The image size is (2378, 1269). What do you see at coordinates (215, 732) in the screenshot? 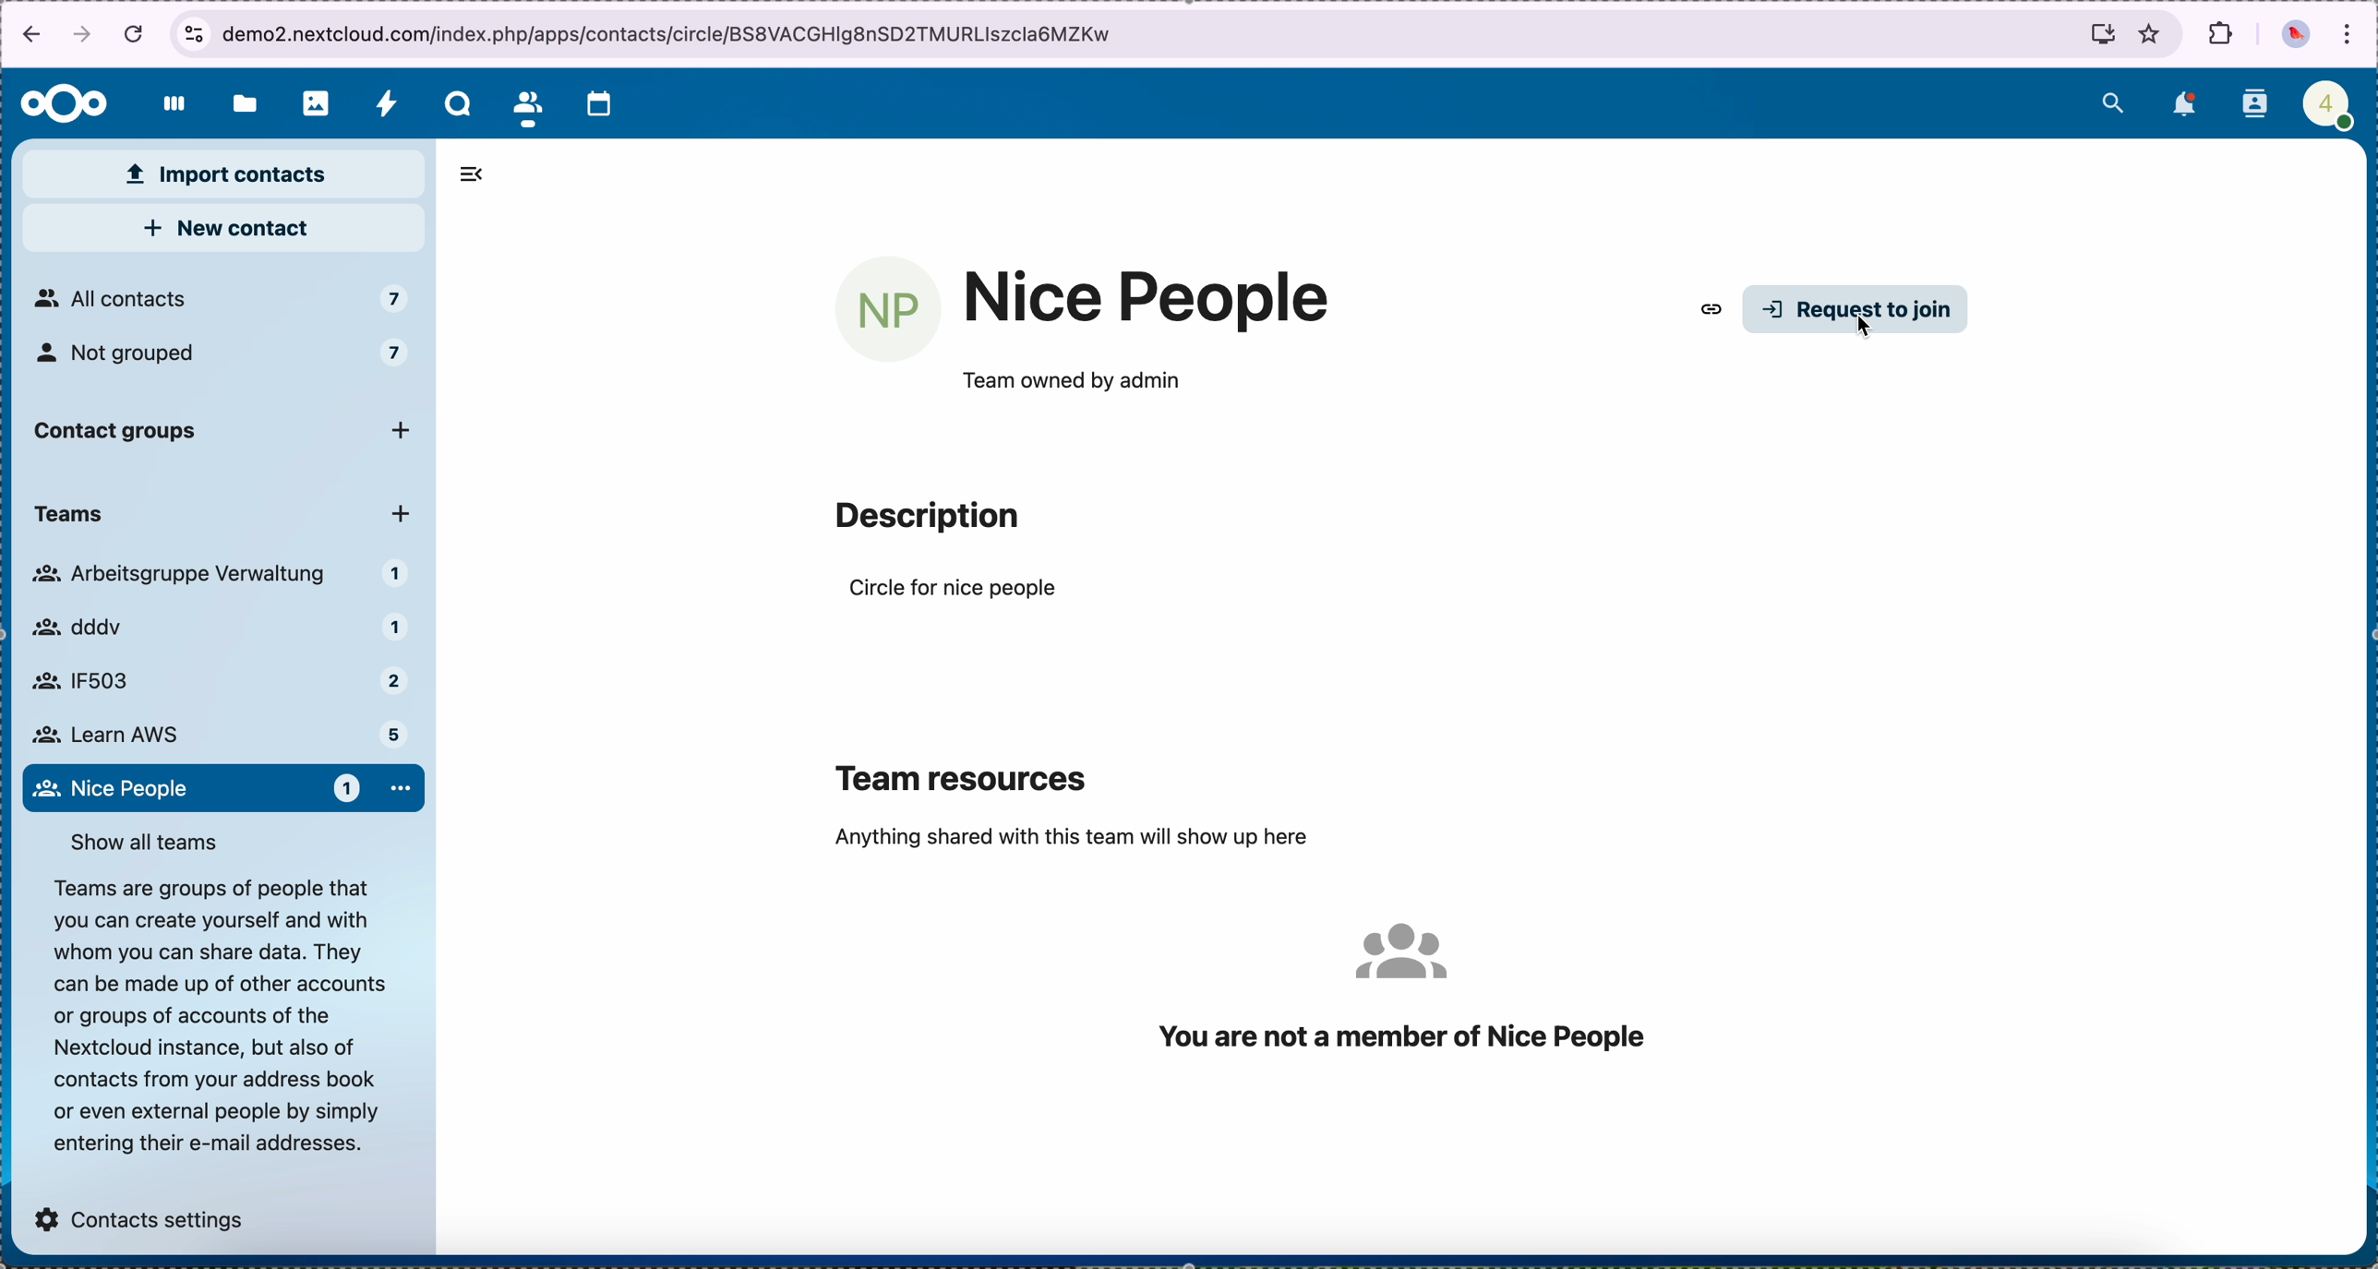
I see `learn AWS` at bounding box center [215, 732].